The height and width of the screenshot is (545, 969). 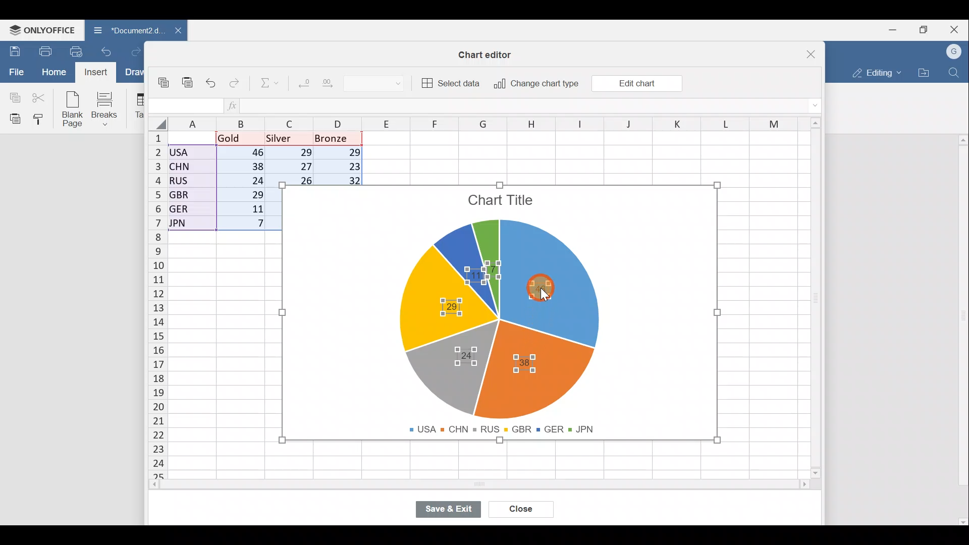 What do you see at coordinates (239, 105) in the screenshot?
I see `Insert function` at bounding box center [239, 105].